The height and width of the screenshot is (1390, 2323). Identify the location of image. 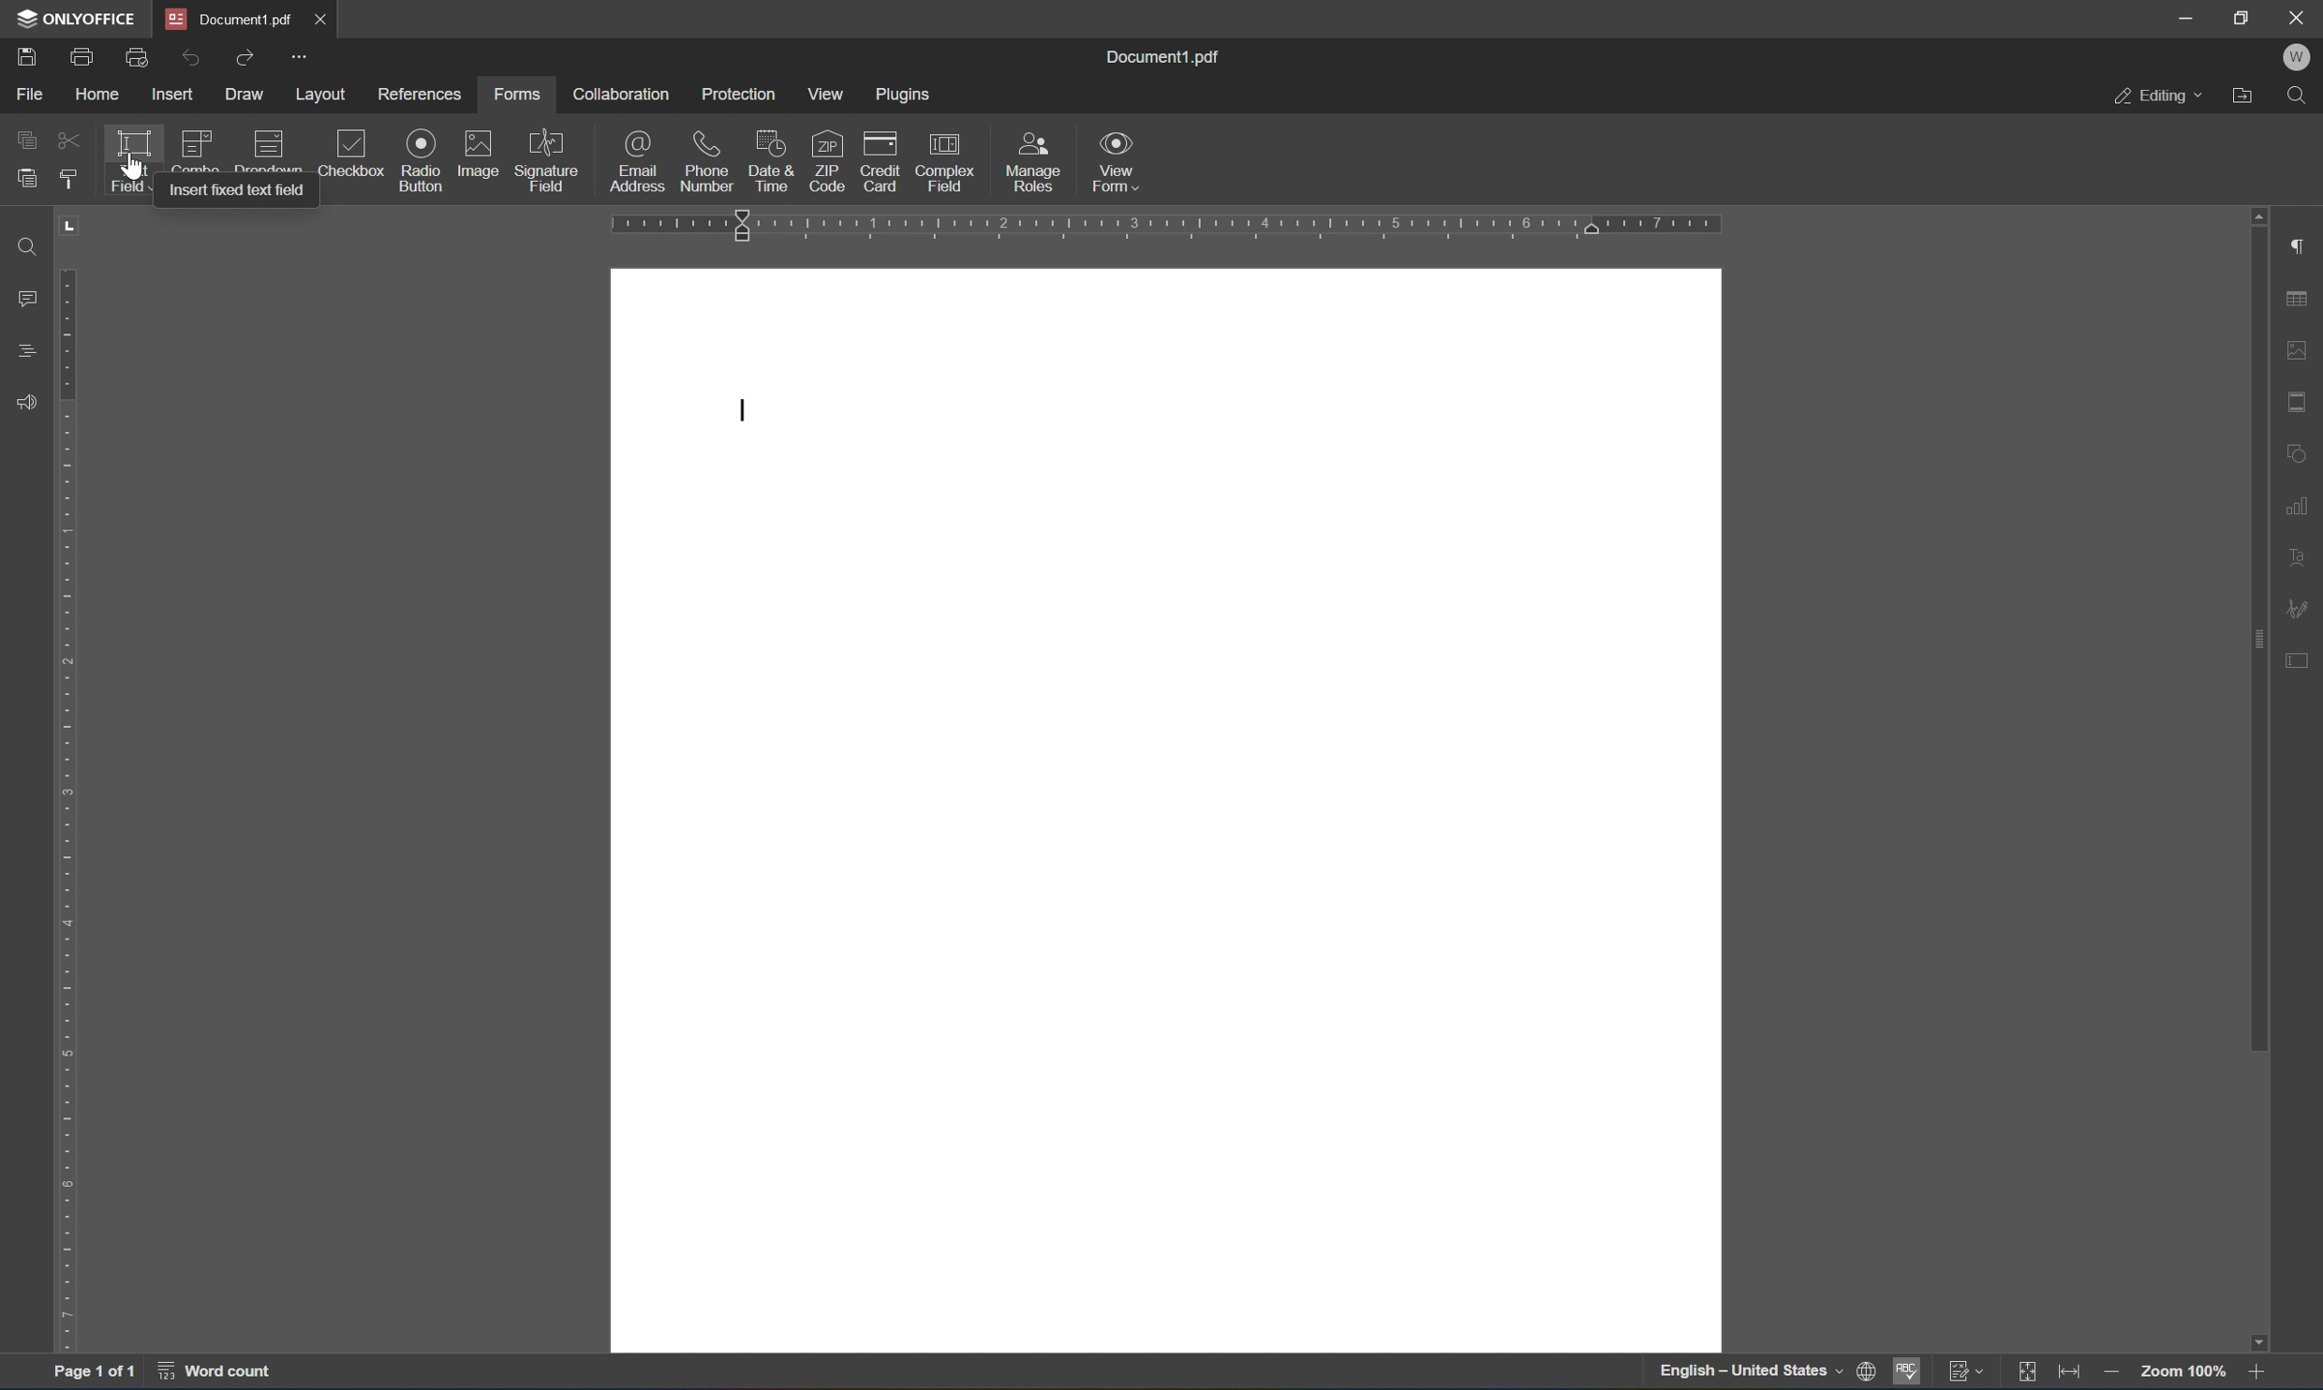
(477, 159).